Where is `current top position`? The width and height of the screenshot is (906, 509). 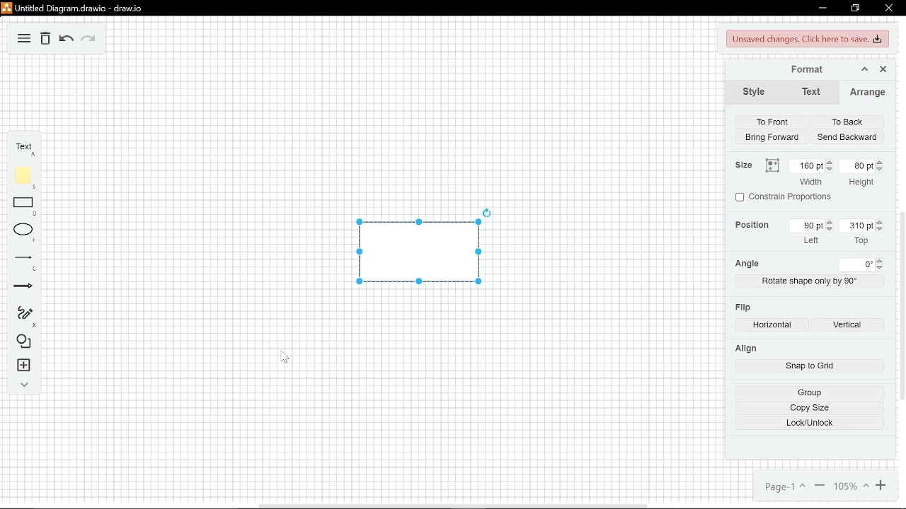
current top position is located at coordinates (855, 227).